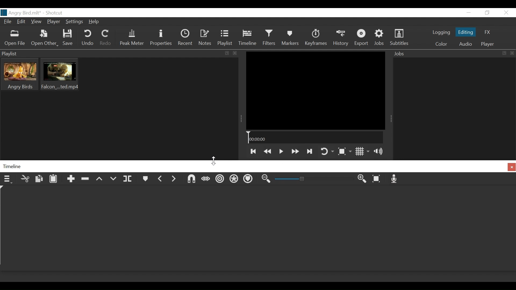  Describe the element at coordinates (45, 39) in the screenshot. I see `Open Other` at that location.